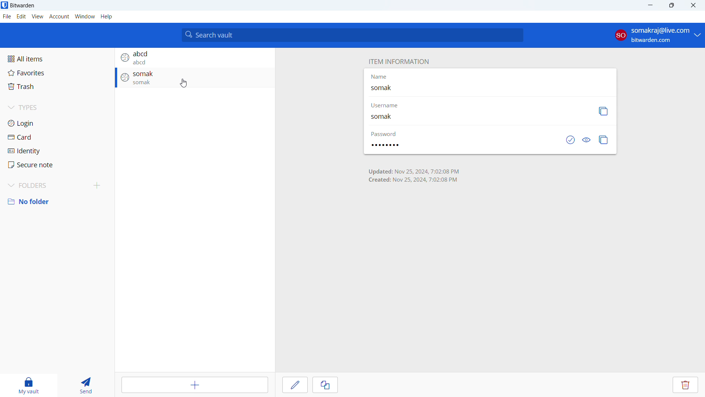 Image resolution: width=705 pixels, height=397 pixels. What do you see at coordinates (604, 140) in the screenshot?
I see `copy password` at bounding box center [604, 140].